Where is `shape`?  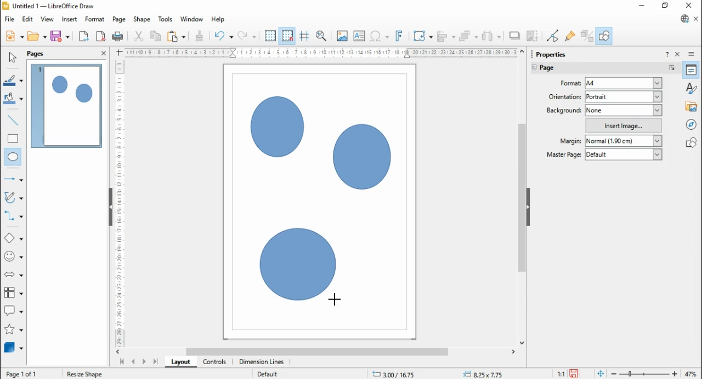 shape is located at coordinates (141, 20).